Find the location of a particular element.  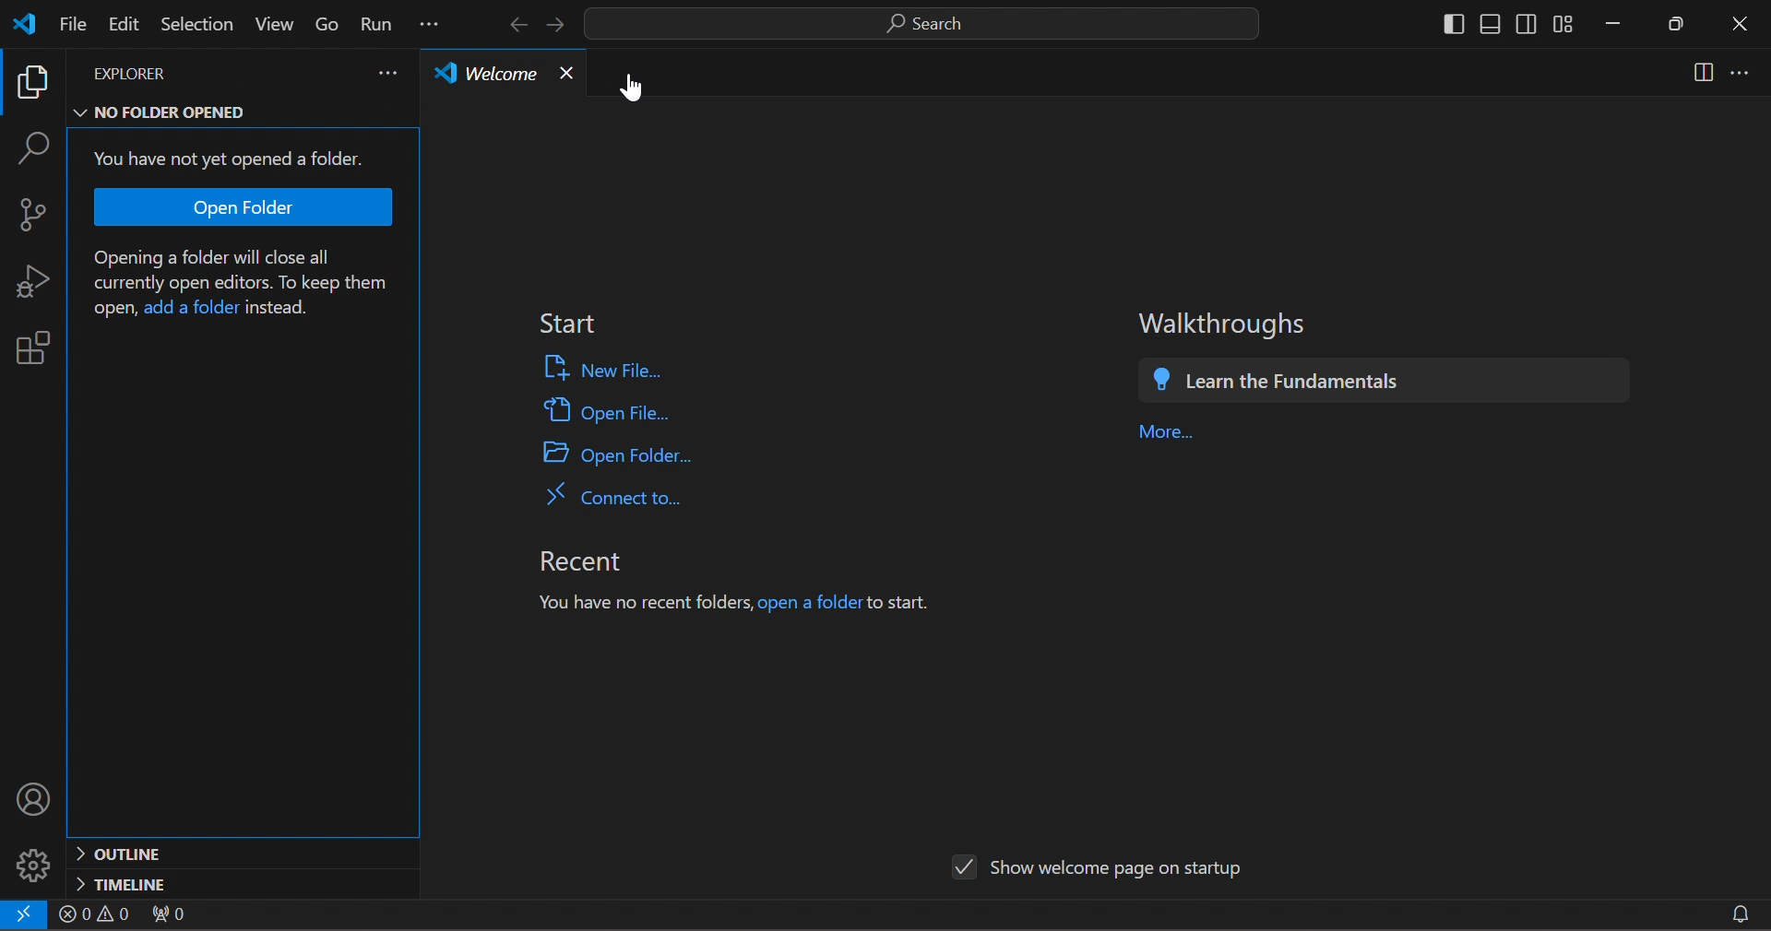

settings is located at coordinates (36, 864).